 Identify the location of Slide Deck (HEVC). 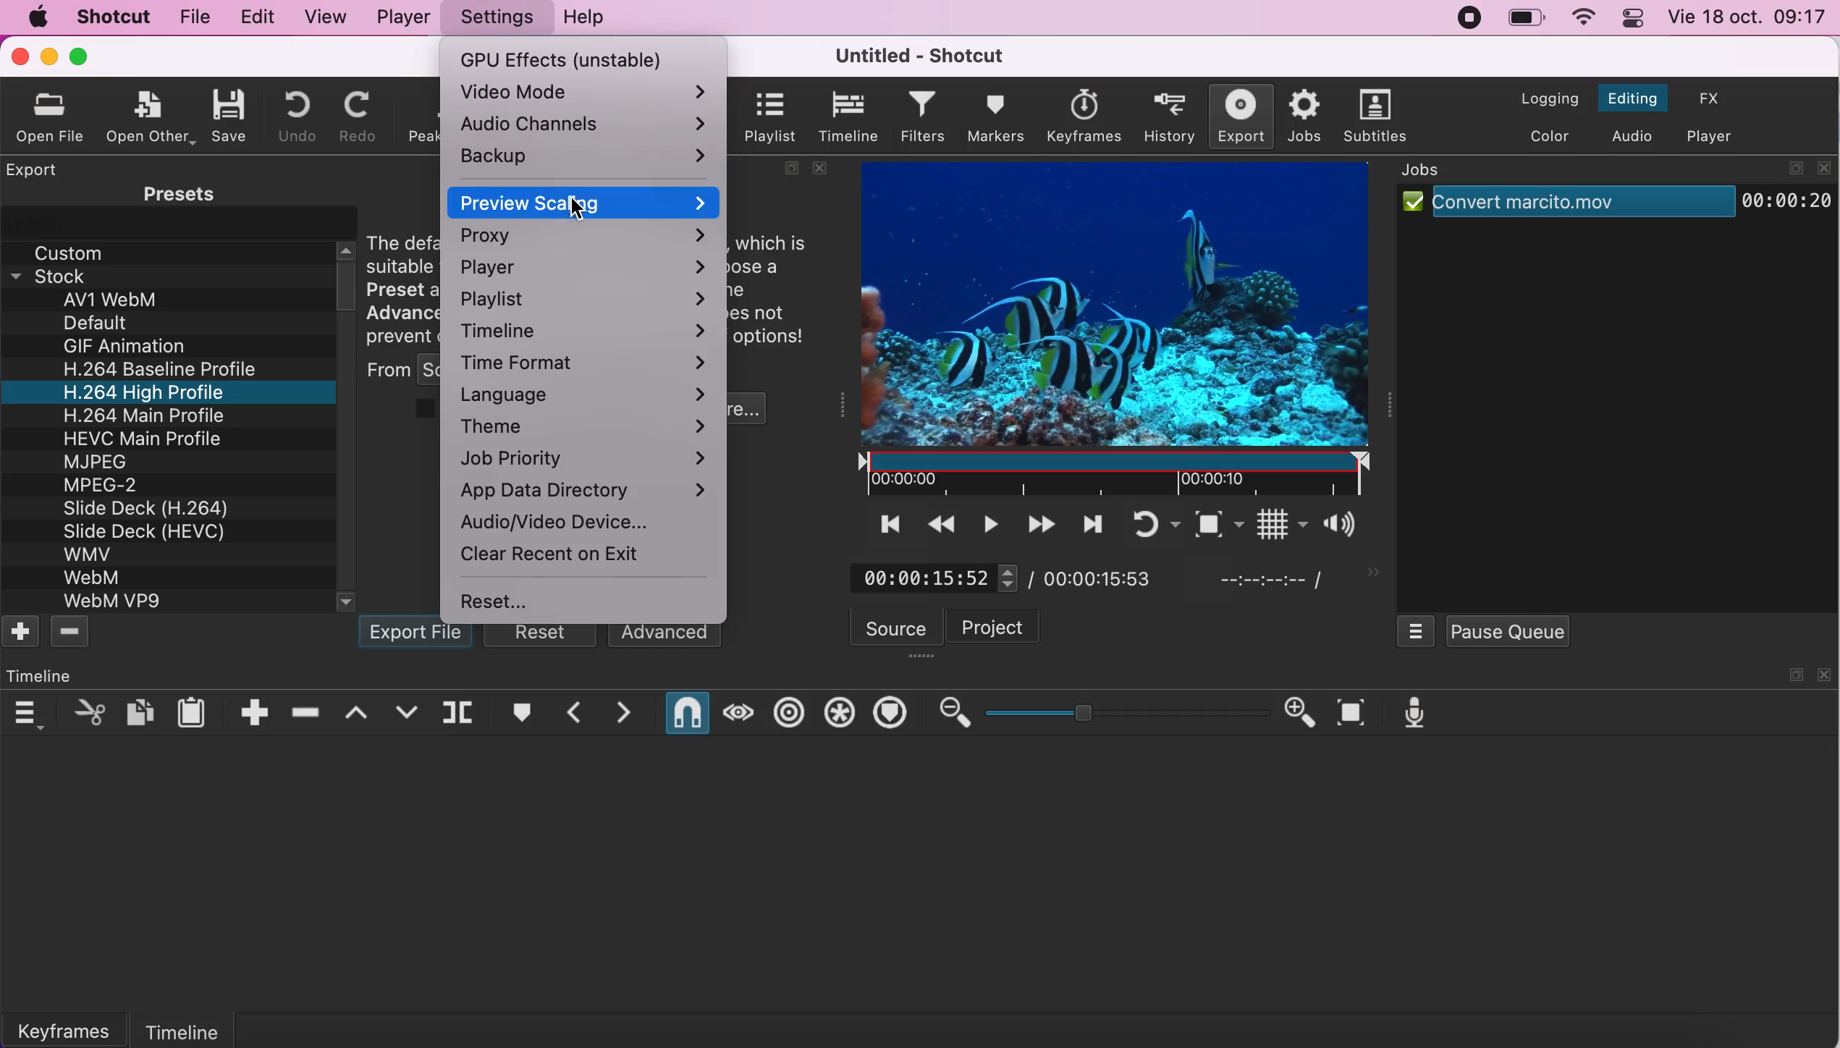
(153, 529).